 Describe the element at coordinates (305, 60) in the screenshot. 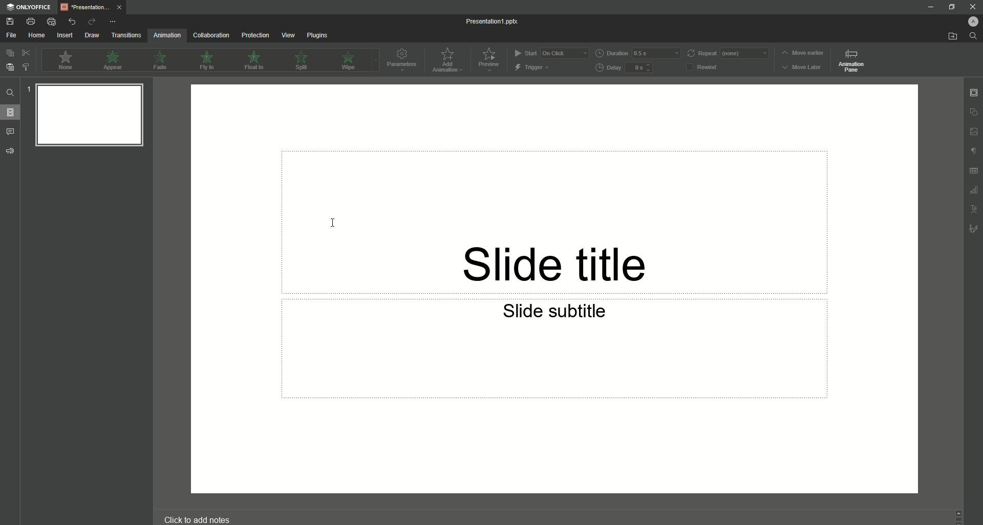

I see `Split` at that location.